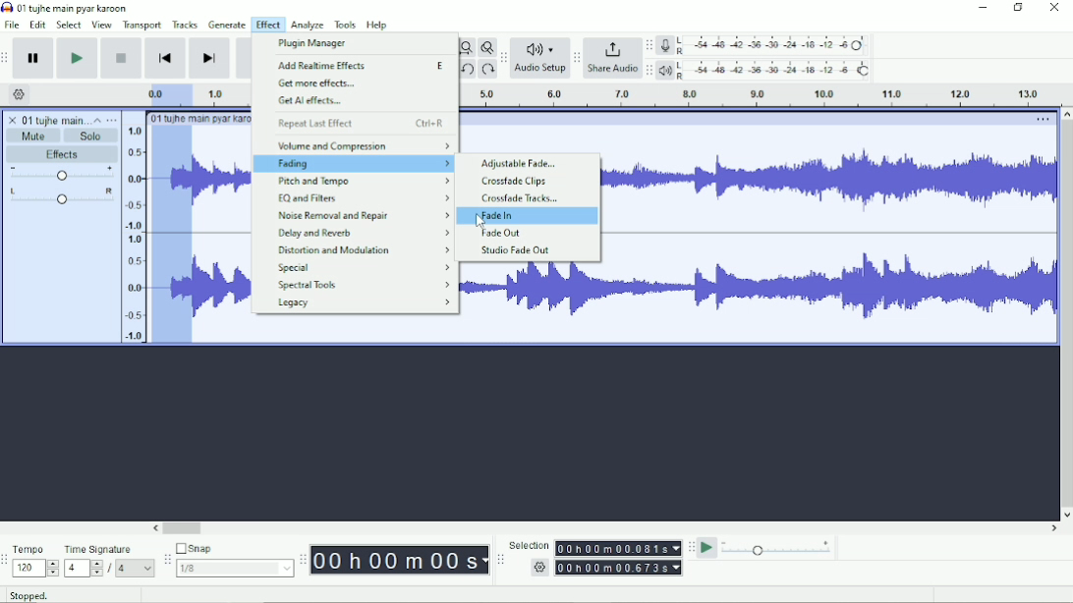 The height and width of the screenshot is (603, 1073). I want to click on Tempo Signature range, so click(83, 568).